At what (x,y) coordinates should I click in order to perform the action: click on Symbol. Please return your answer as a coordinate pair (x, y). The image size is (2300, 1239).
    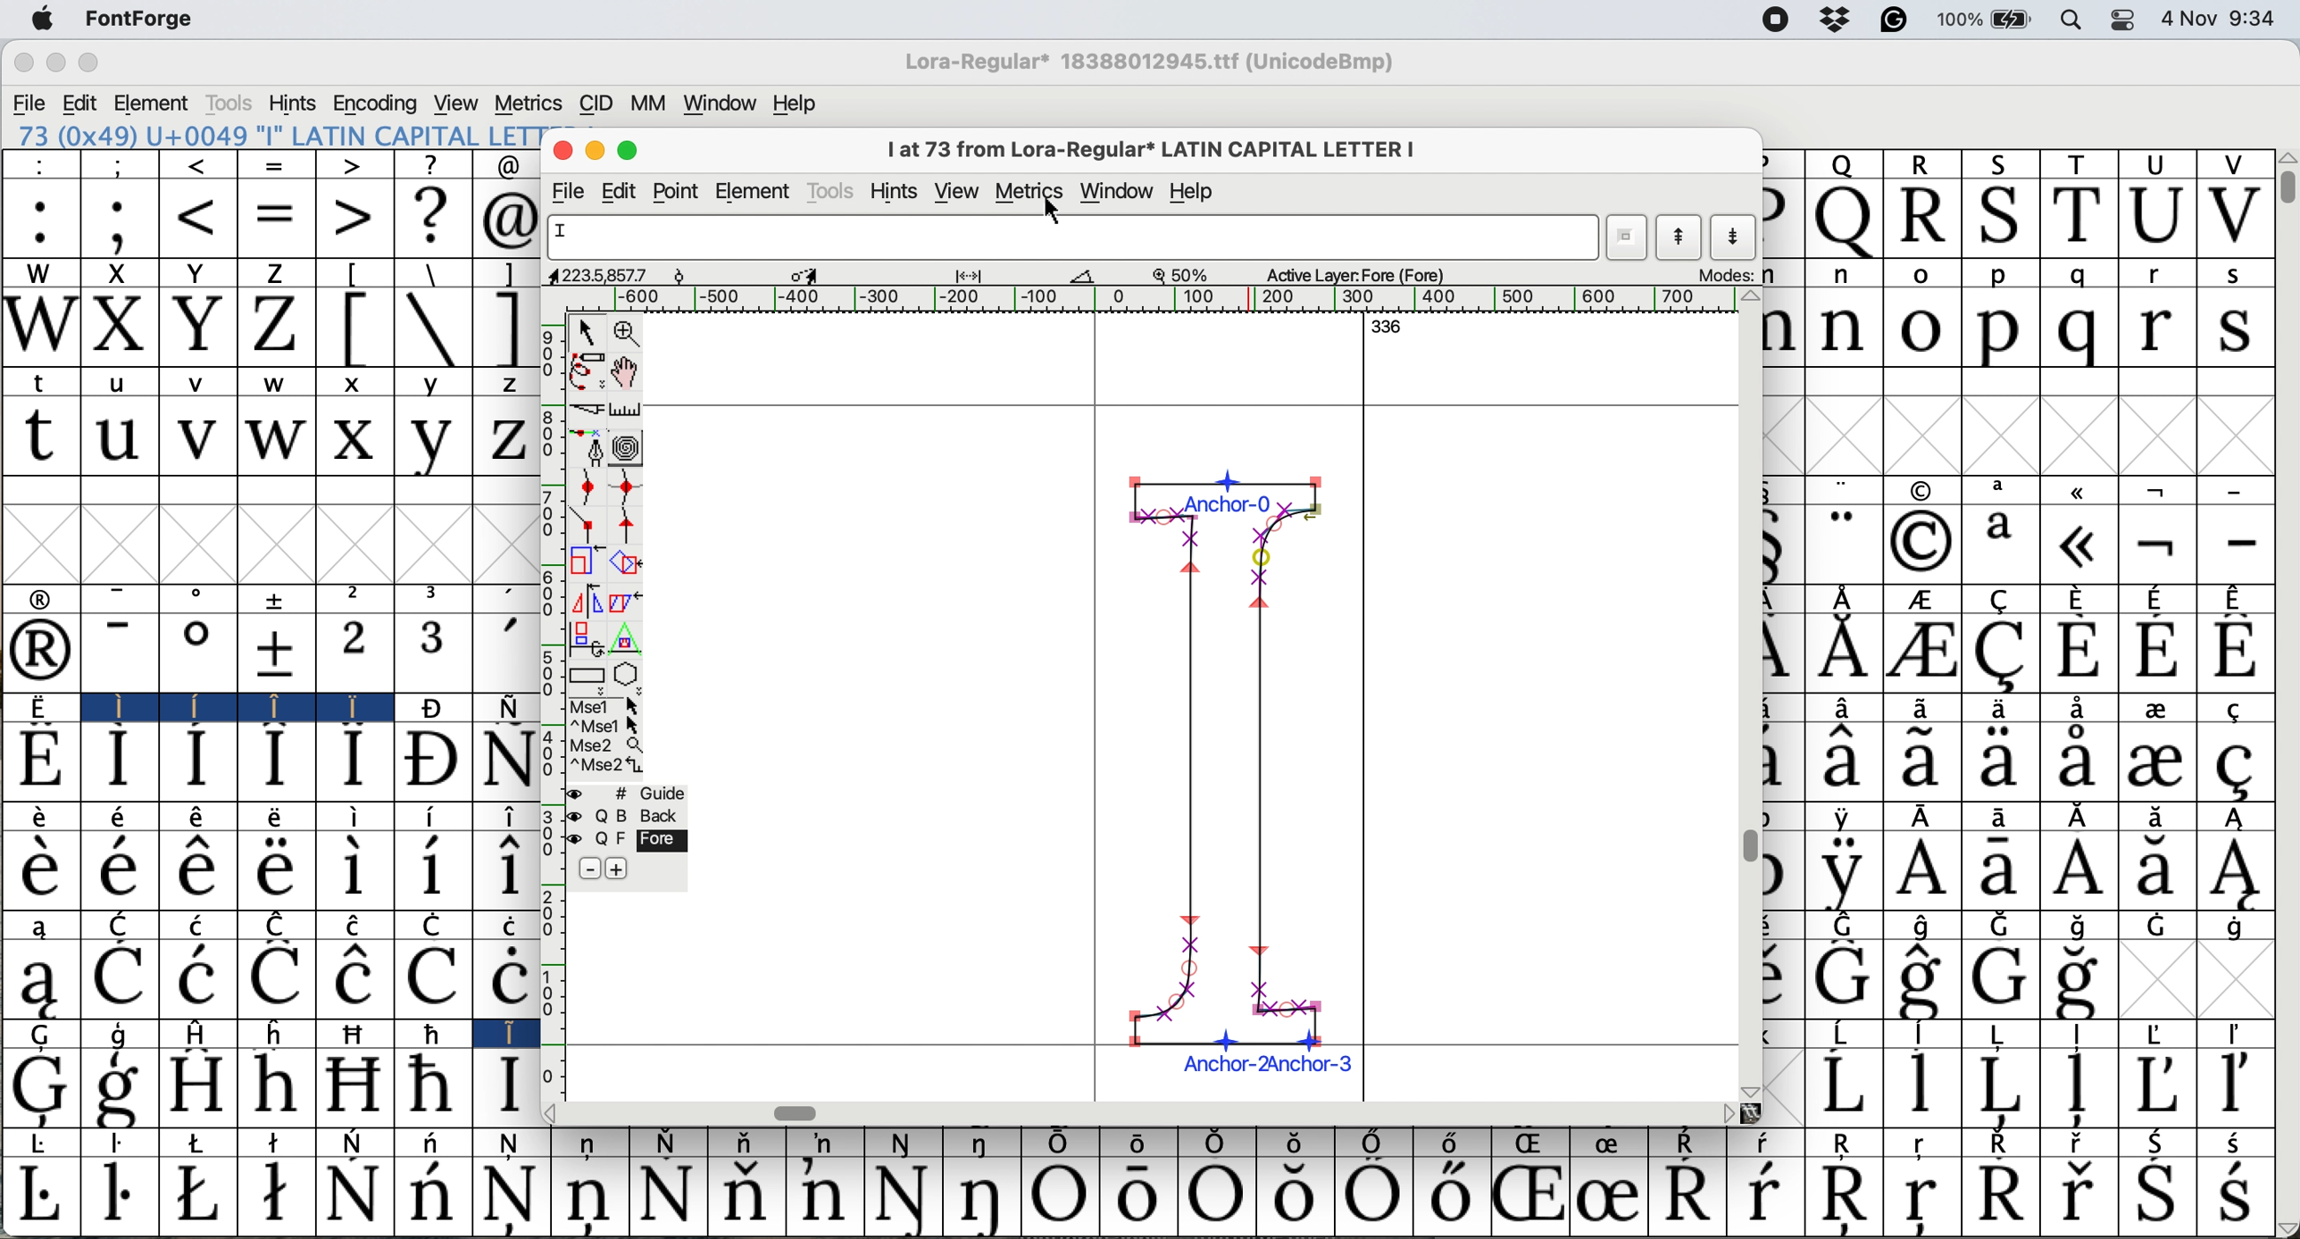
    Looking at the image, I should click on (44, 1197).